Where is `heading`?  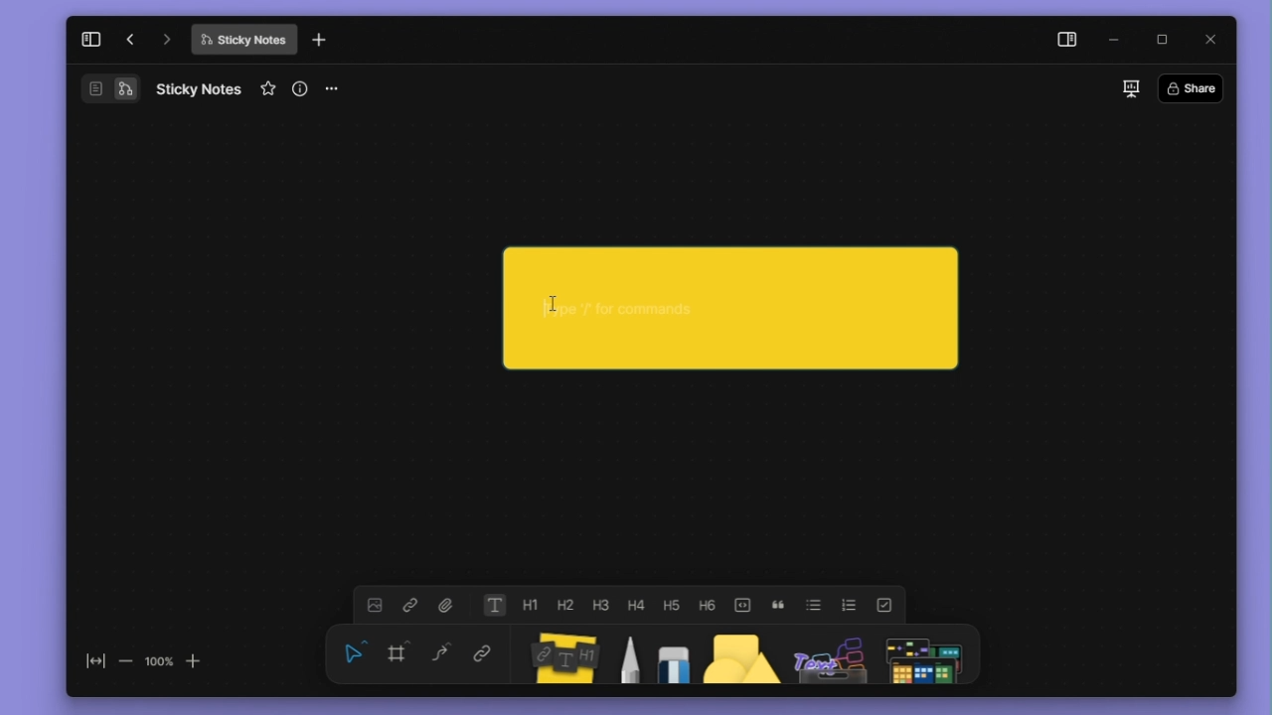 heading is located at coordinates (569, 605).